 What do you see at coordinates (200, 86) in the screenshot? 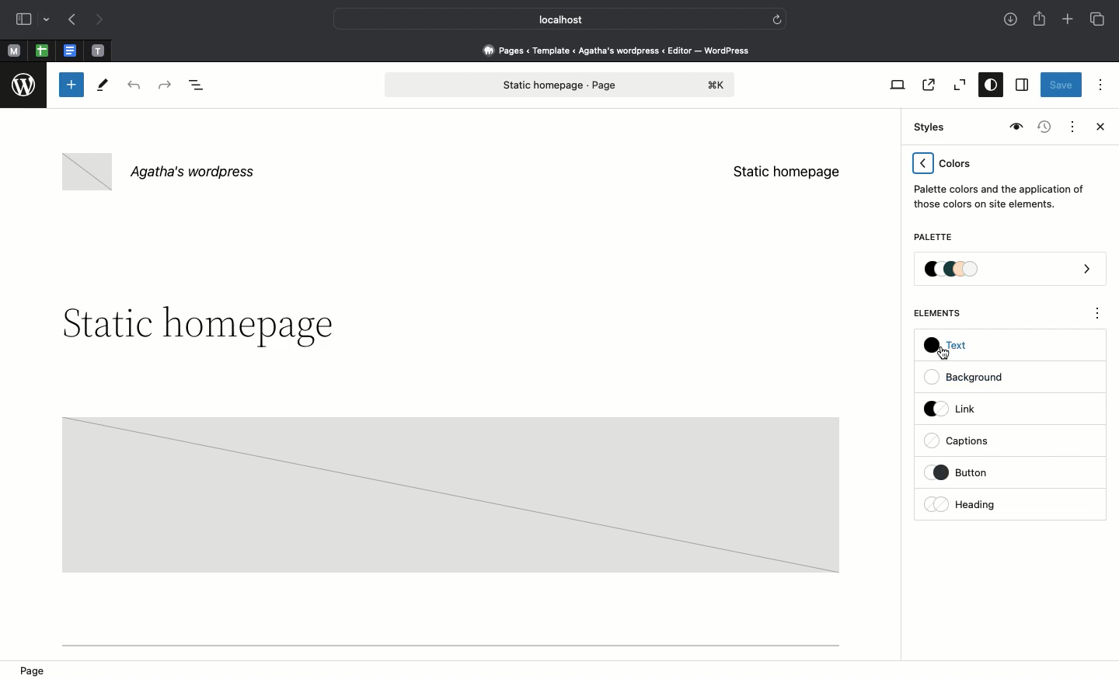
I see `Document overview` at bounding box center [200, 86].